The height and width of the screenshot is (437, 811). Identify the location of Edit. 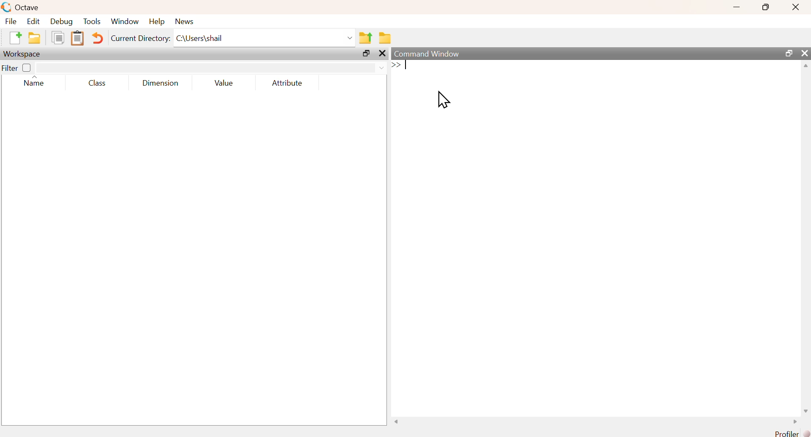
(33, 22).